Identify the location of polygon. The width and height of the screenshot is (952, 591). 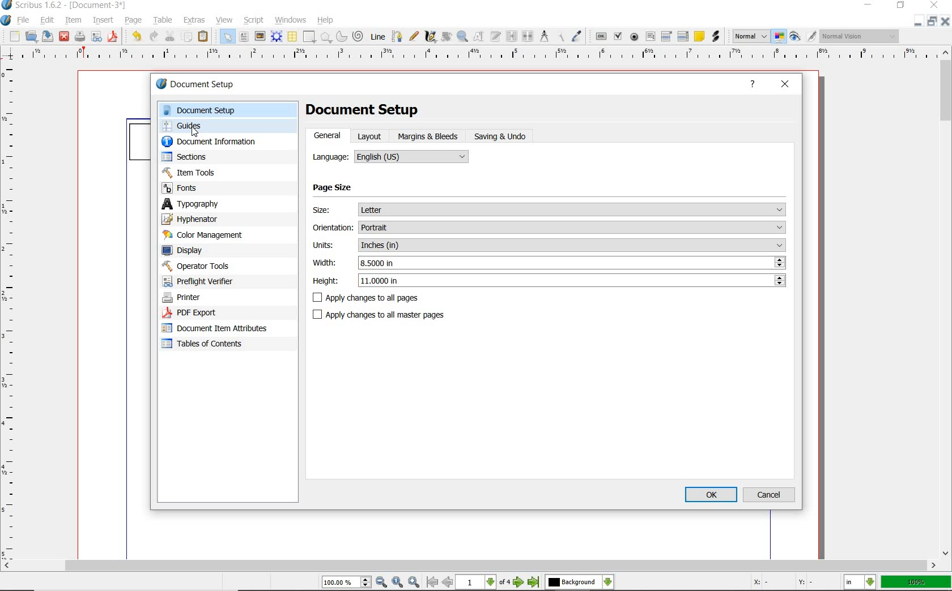
(325, 37).